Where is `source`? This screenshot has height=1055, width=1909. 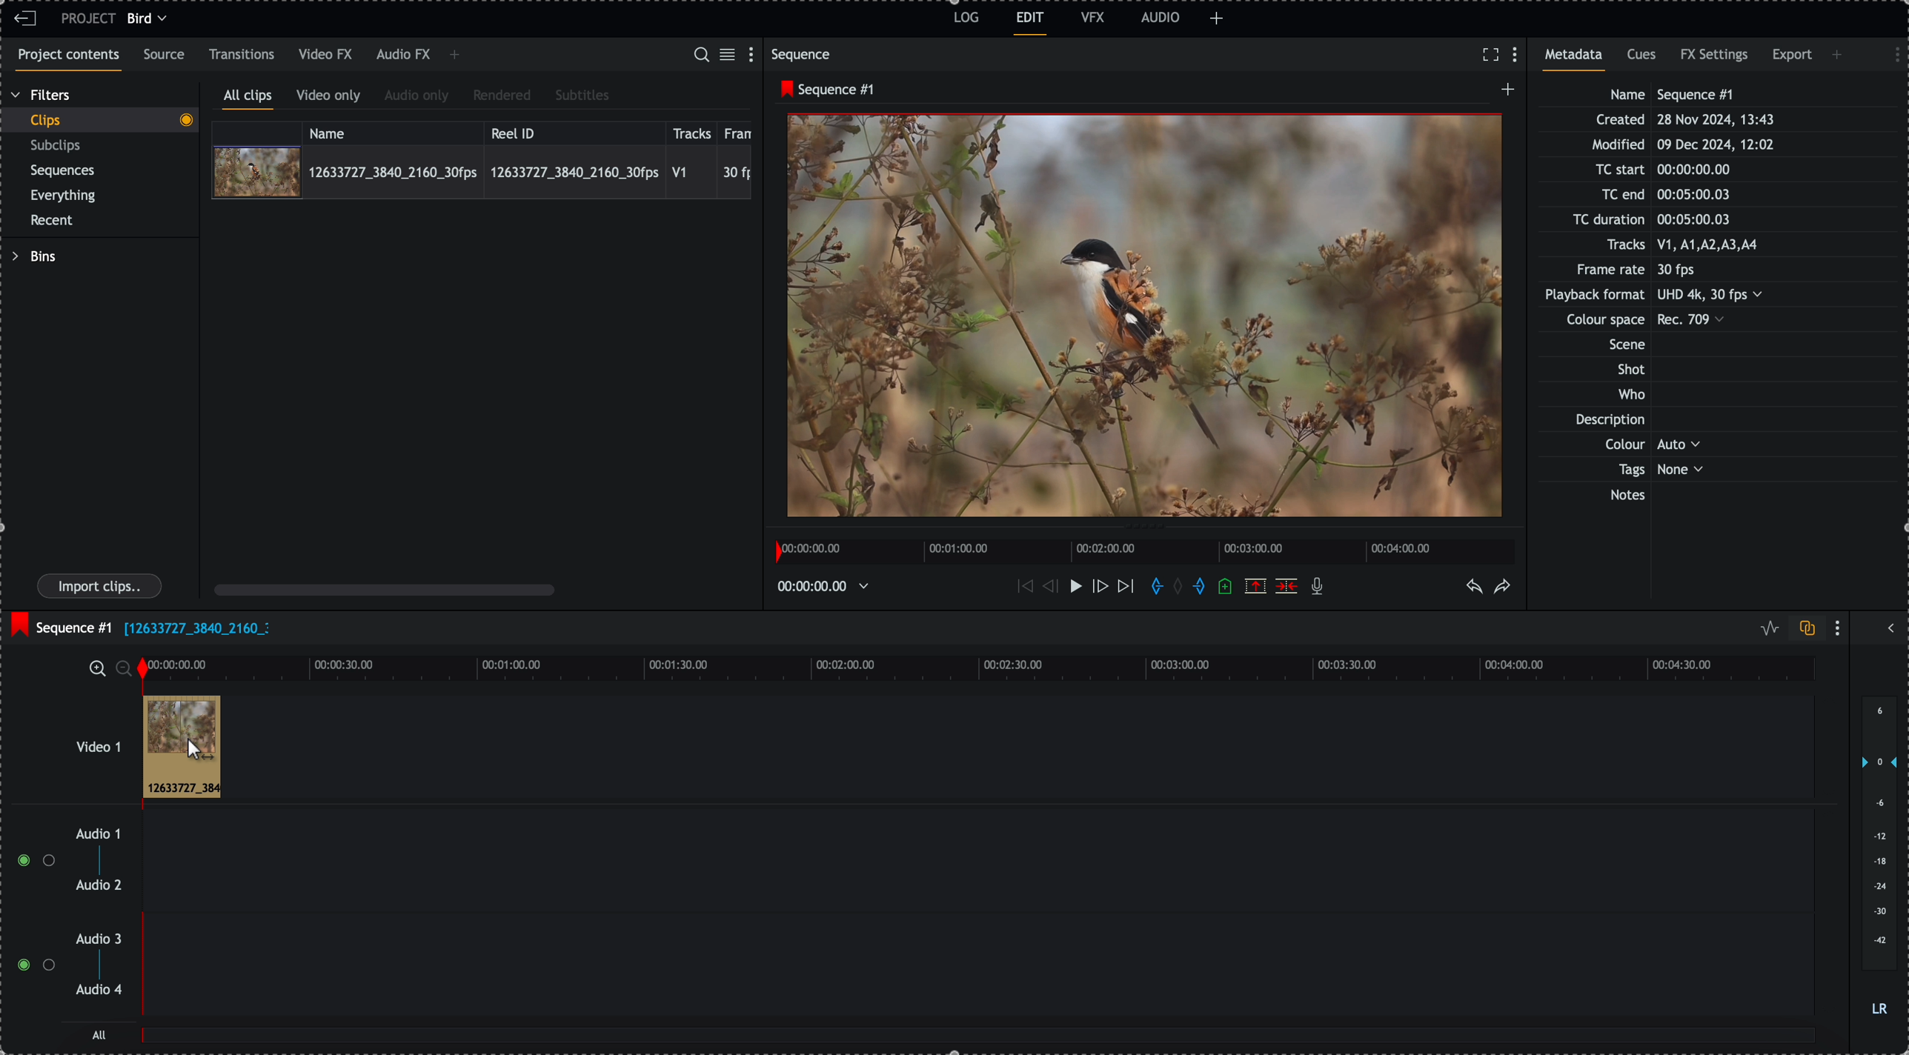
source is located at coordinates (167, 56).